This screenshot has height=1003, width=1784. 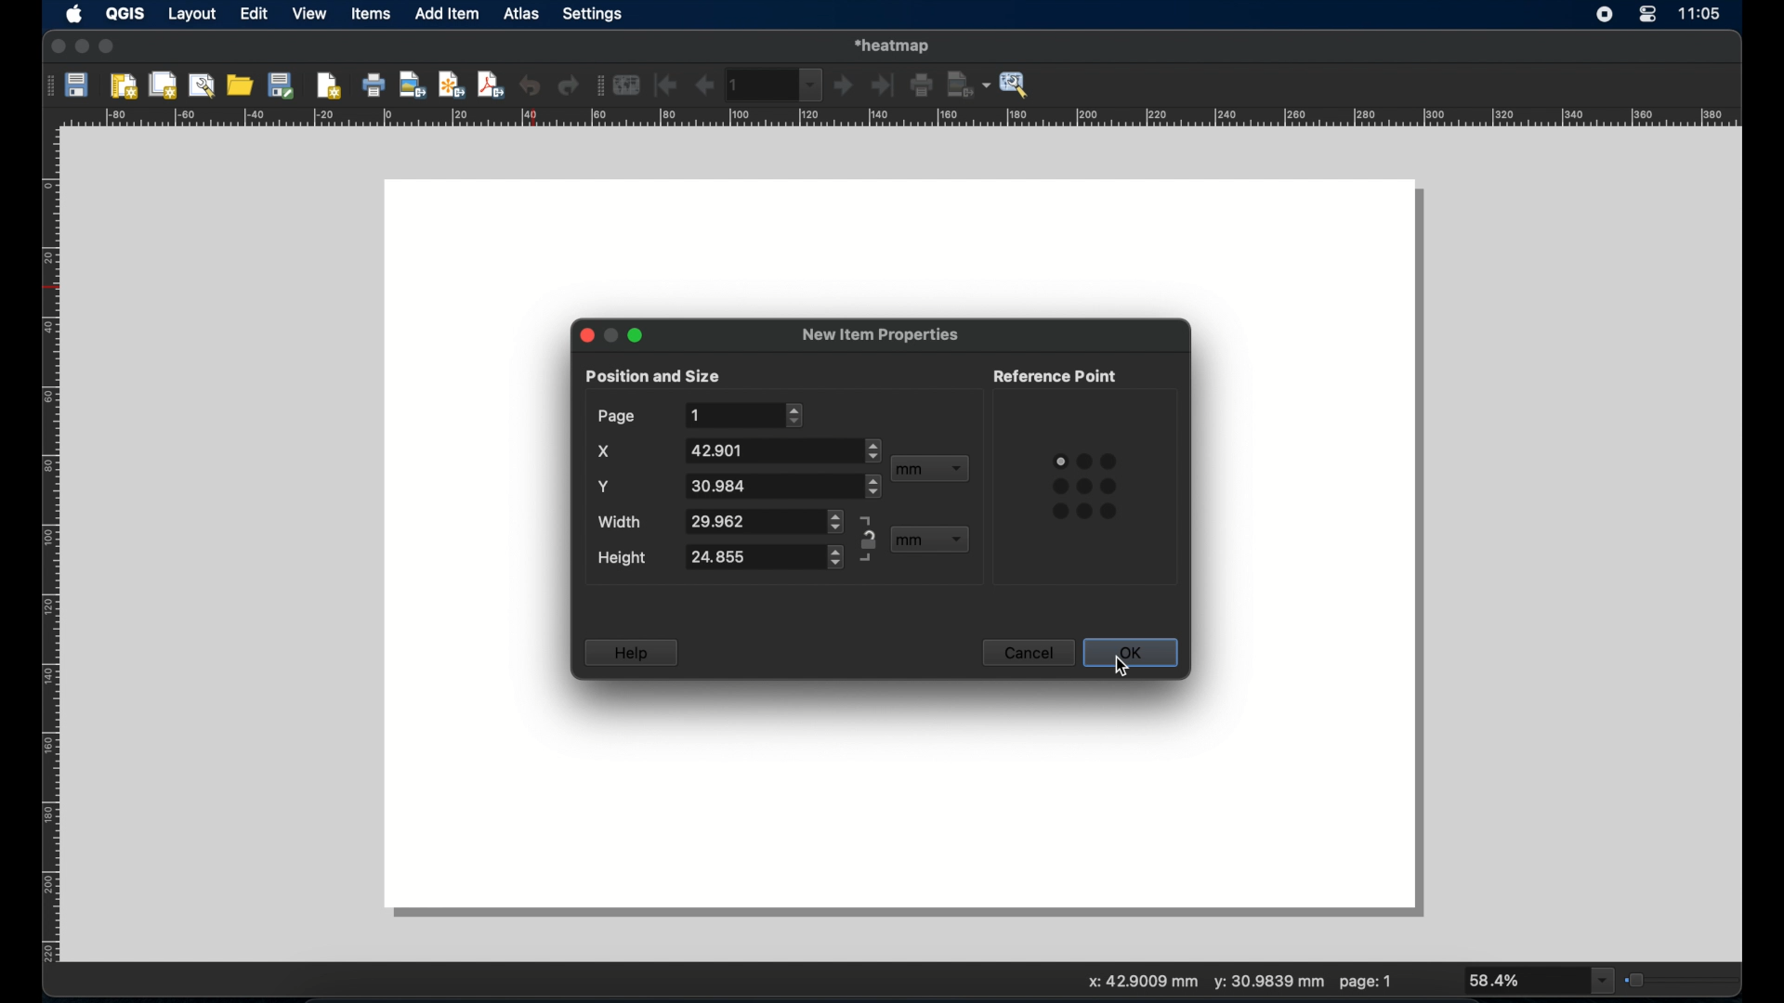 I want to click on atlas, so click(x=525, y=16).